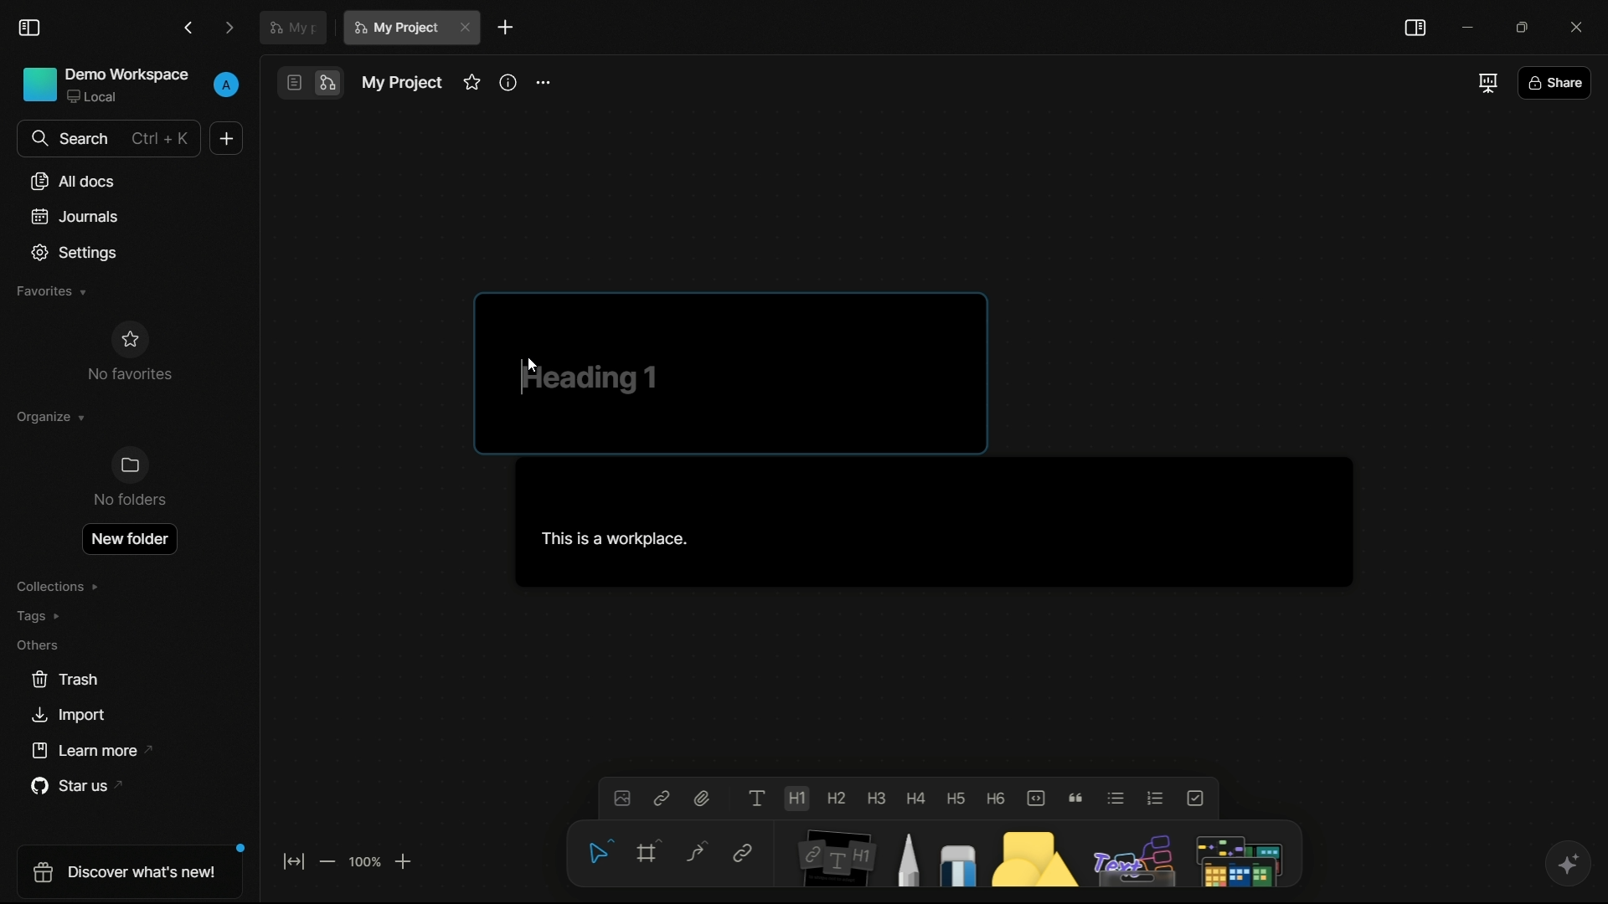 Image resolution: width=1608 pixels, height=904 pixels. What do you see at coordinates (224, 138) in the screenshot?
I see `new document` at bounding box center [224, 138].